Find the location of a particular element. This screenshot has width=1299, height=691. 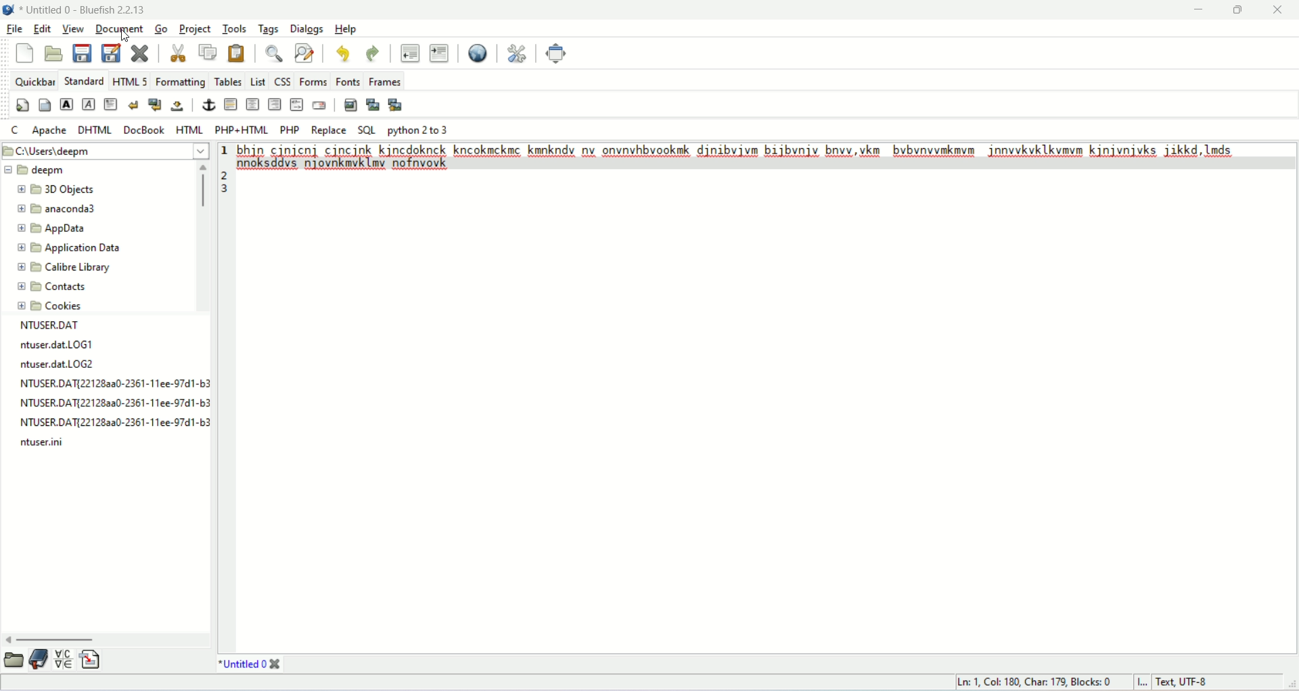

emphasize is located at coordinates (90, 103).